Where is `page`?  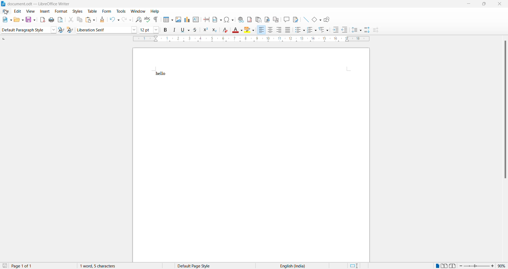
page is located at coordinates (252, 170).